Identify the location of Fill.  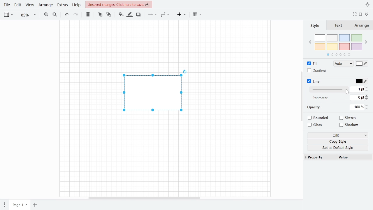
(313, 63).